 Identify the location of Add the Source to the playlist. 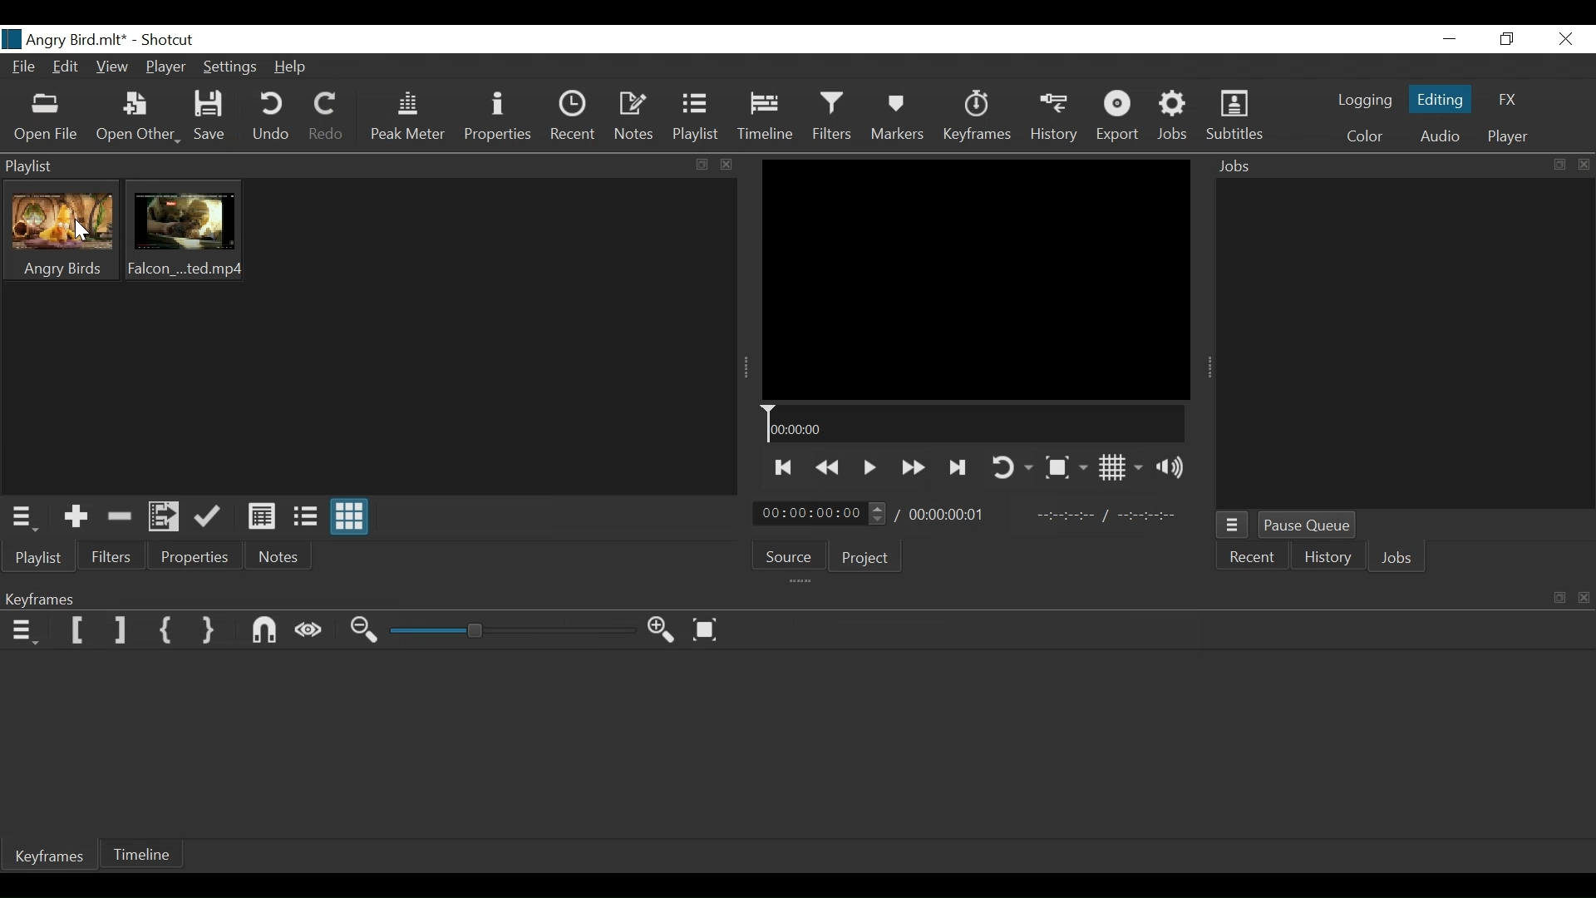
(74, 516).